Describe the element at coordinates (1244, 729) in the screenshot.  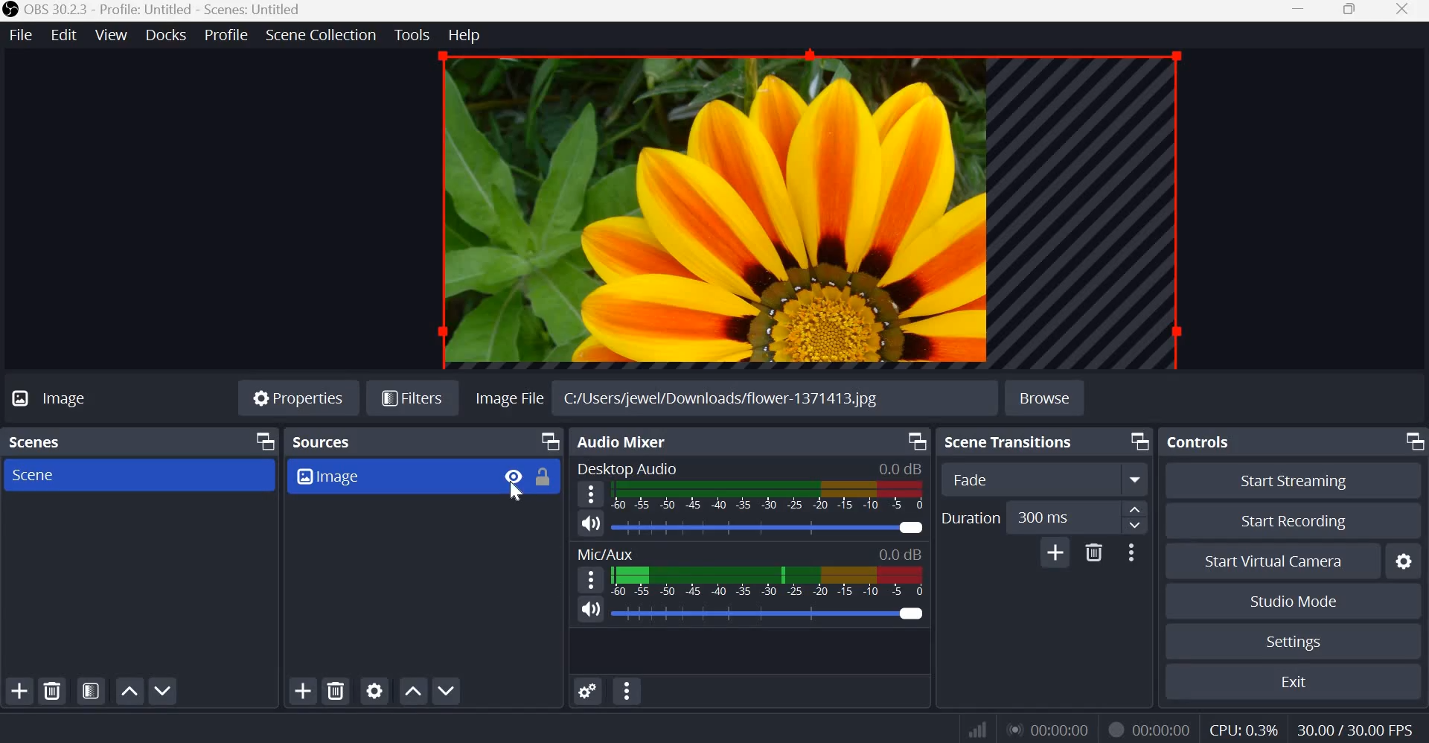
I see `CPU Usage` at that location.